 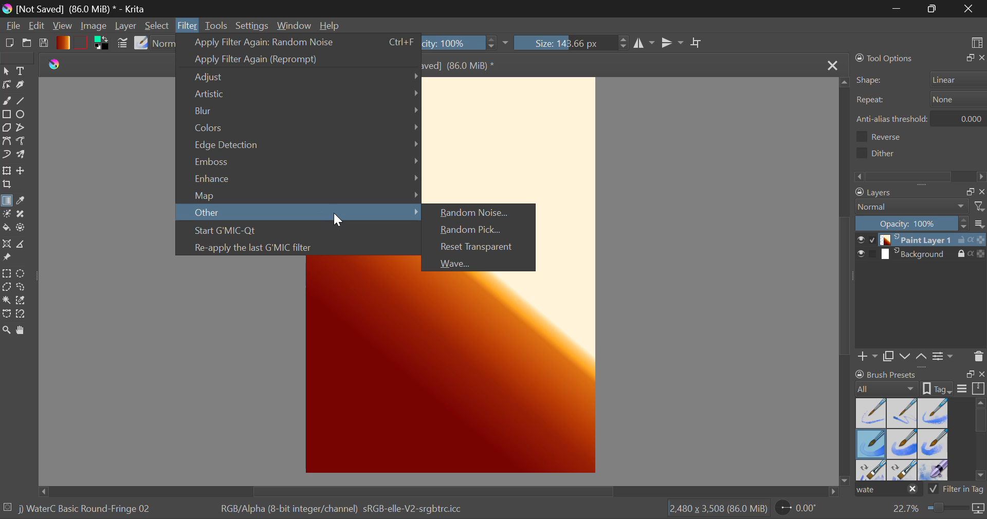 What do you see at coordinates (978, 356) in the screenshot?
I see `trash` at bounding box center [978, 356].